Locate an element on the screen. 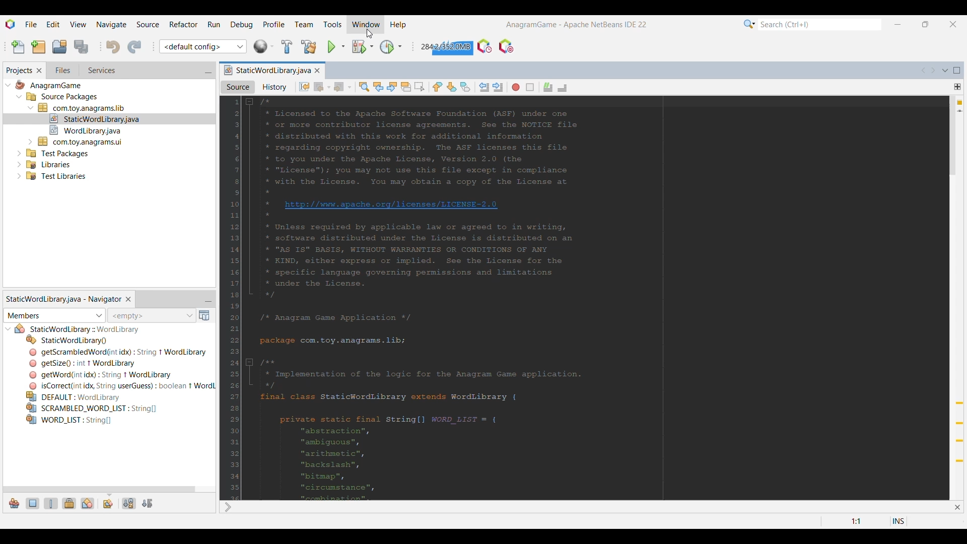 This screenshot has height=544, width=967. Undo is located at coordinates (113, 47).